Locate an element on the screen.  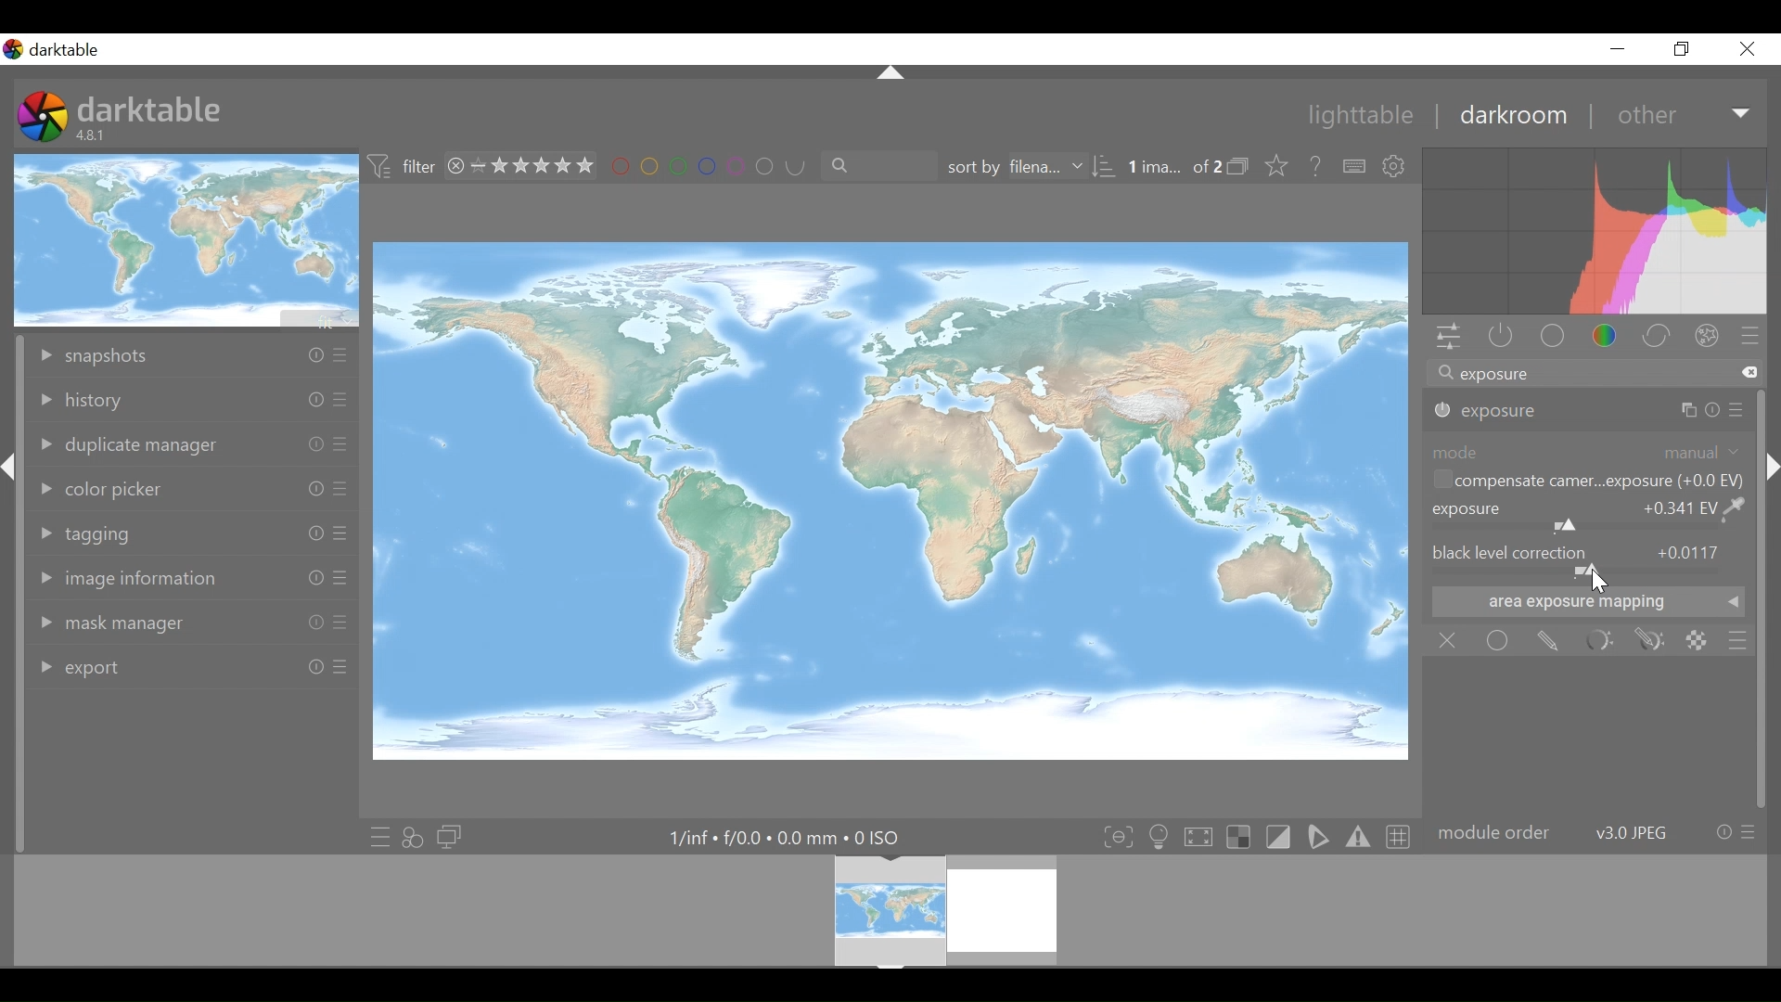
vertical scroll bar is located at coordinates (16, 676).